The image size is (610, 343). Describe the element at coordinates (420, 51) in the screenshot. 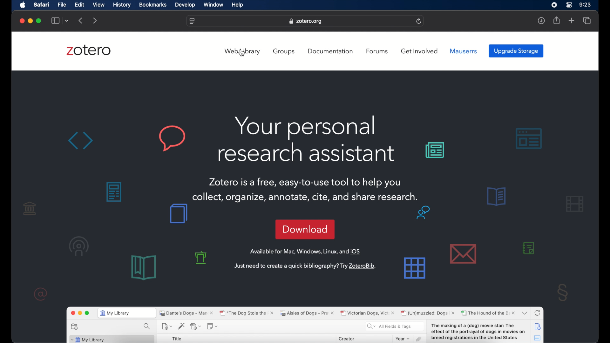

I see `get involved` at that location.